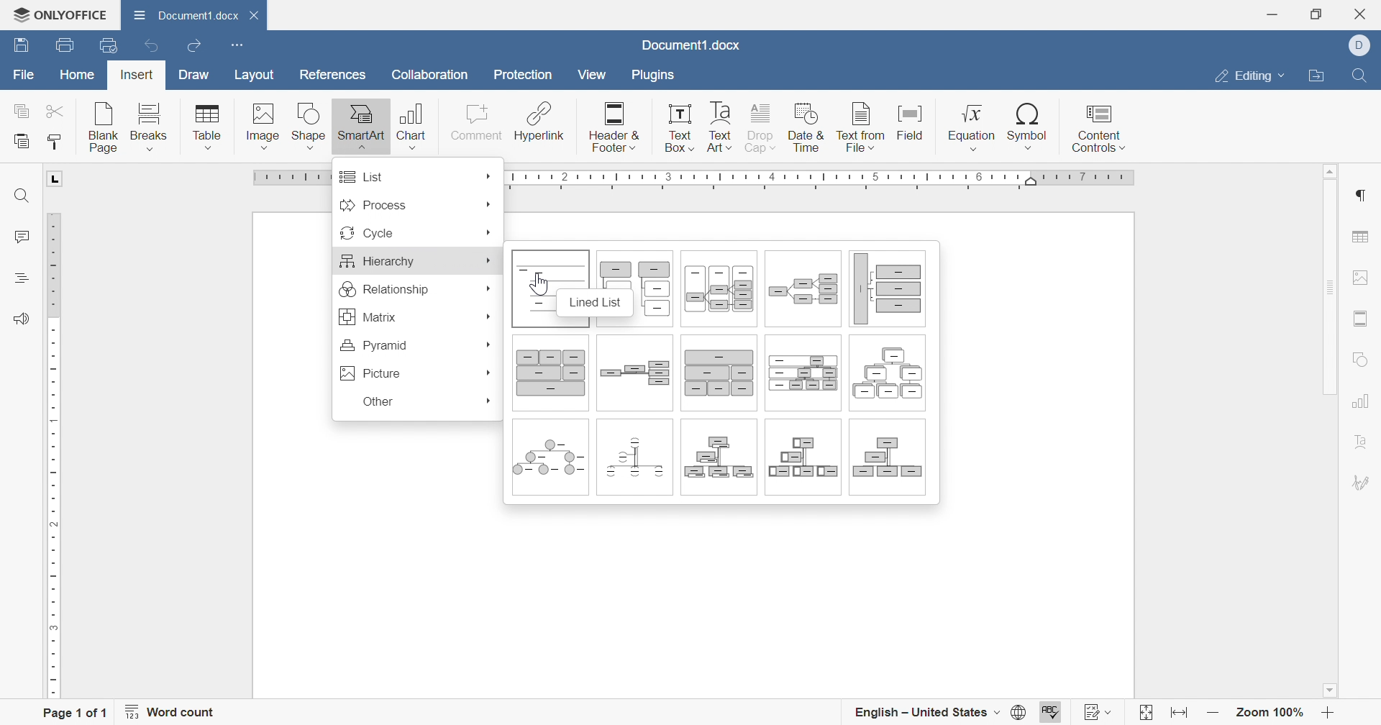 This screenshot has width=1381, height=725. Describe the element at coordinates (1364, 13) in the screenshot. I see `Close` at that location.